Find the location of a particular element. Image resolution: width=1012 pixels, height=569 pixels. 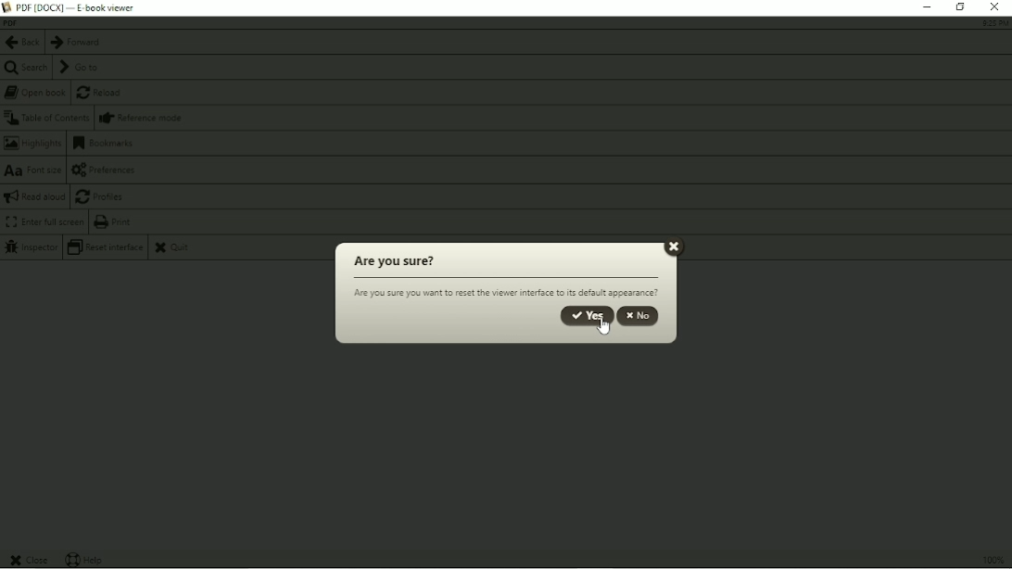

Reload is located at coordinates (101, 94).